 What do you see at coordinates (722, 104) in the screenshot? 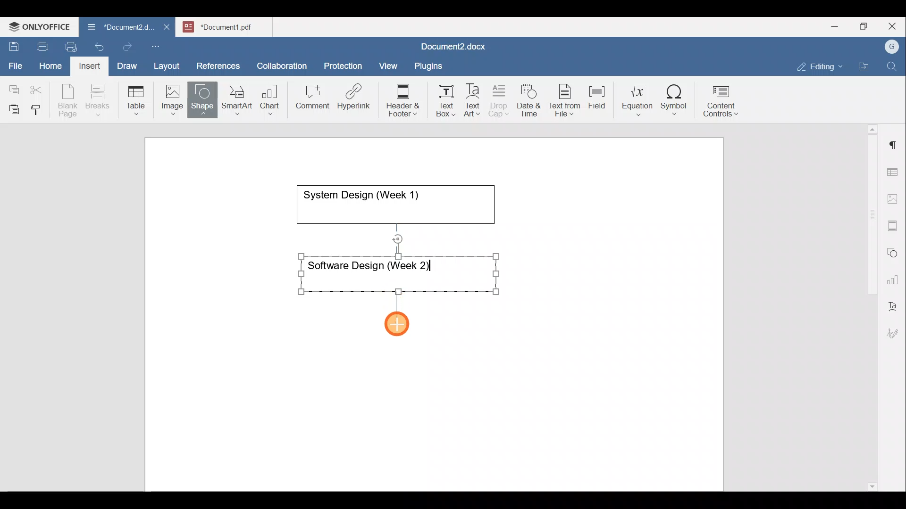
I see `Content controls` at bounding box center [722, 104].